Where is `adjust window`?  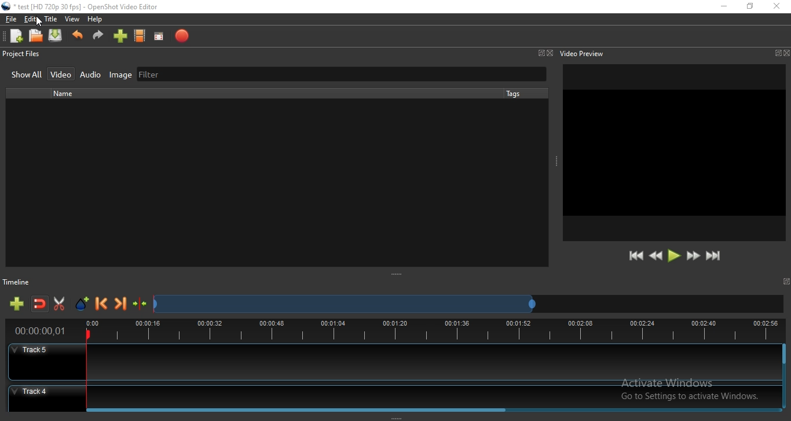
adjust window is located at coordinates (394, 416).